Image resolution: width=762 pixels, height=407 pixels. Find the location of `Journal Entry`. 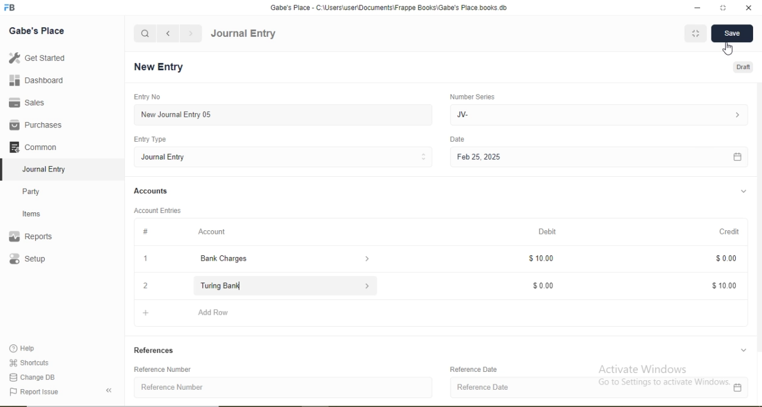

Journal Entry is located at coordinates (48, 168).